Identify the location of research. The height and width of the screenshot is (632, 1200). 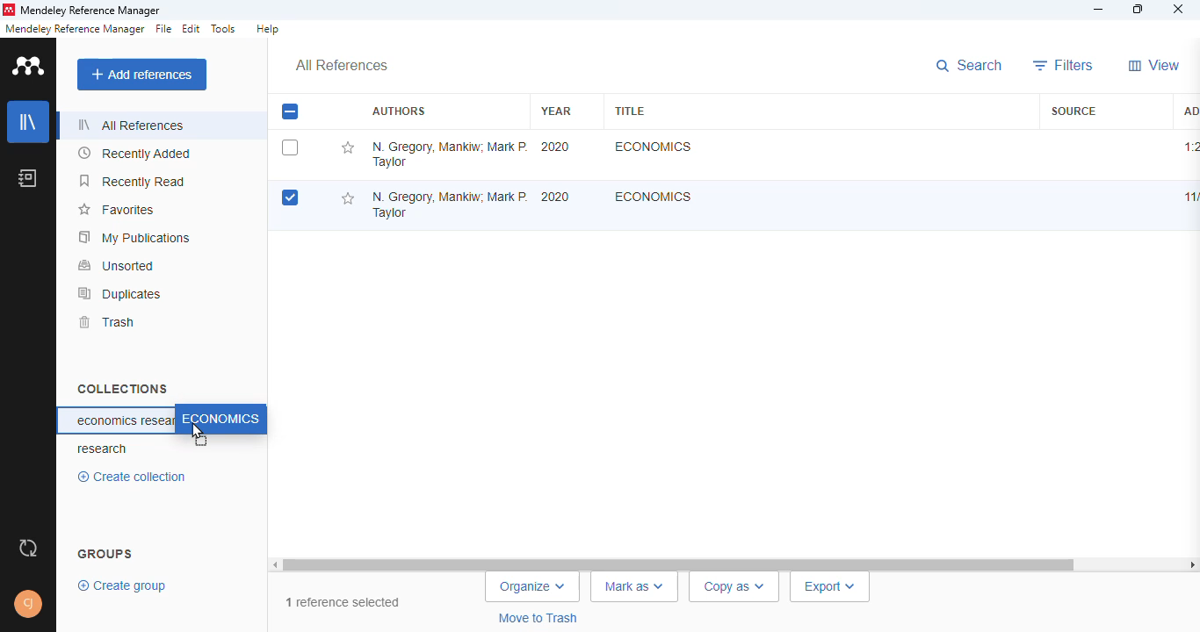
(103, 449).